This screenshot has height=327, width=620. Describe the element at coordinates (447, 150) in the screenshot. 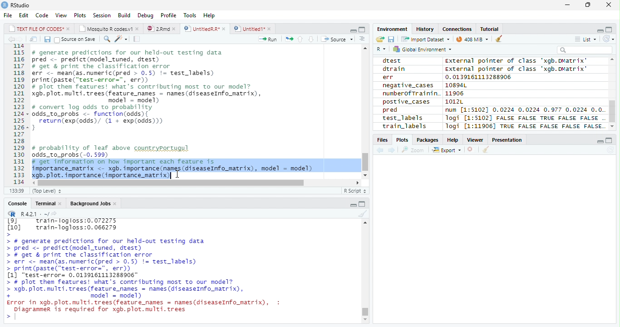

I see `Export` at that location.